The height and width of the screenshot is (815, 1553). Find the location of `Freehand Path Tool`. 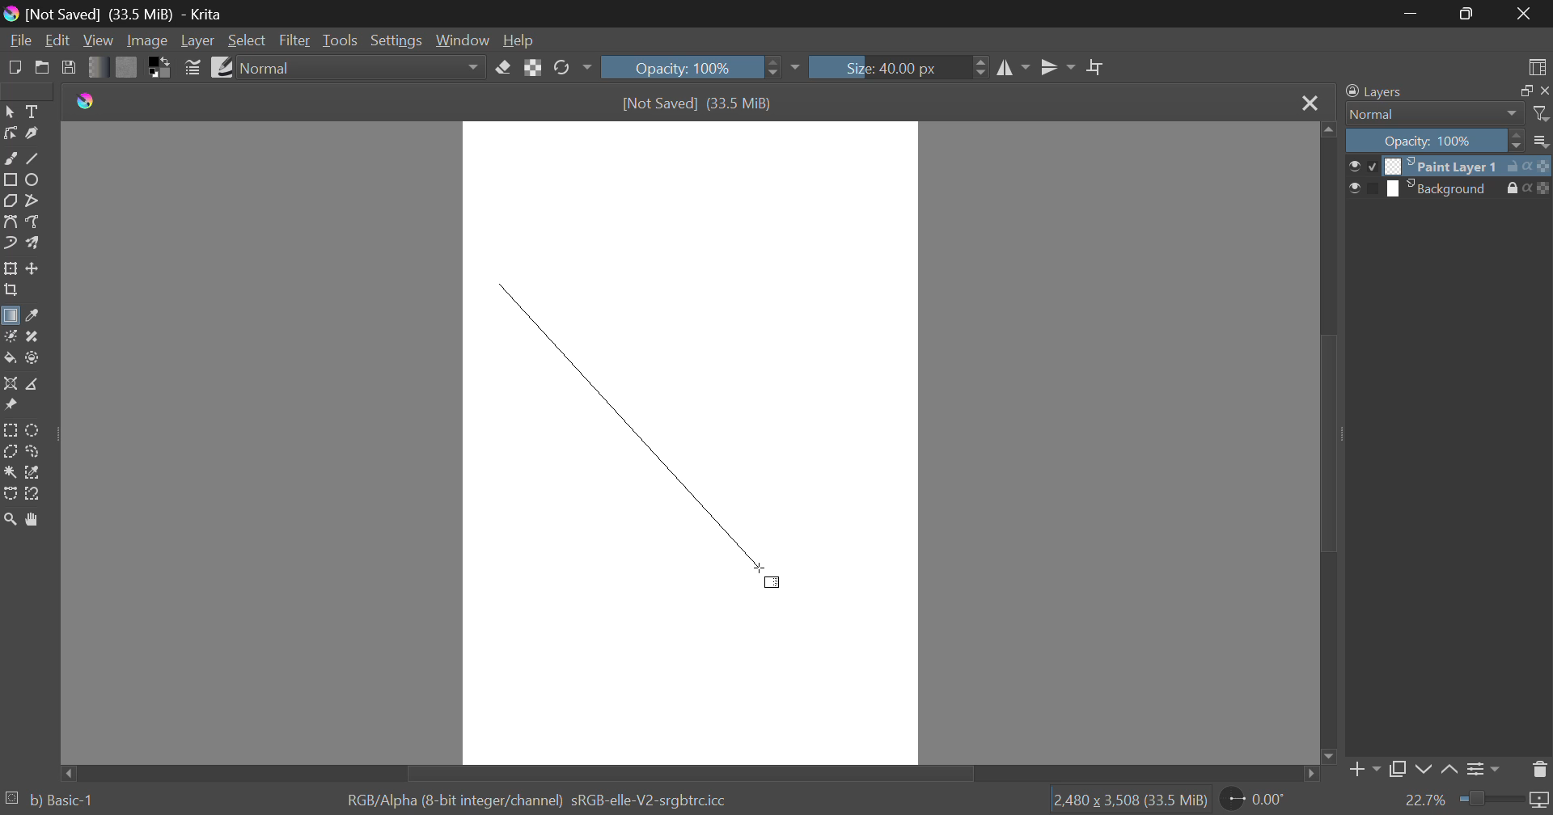

Freehand Path Tool is located at coordinates (36, 223).